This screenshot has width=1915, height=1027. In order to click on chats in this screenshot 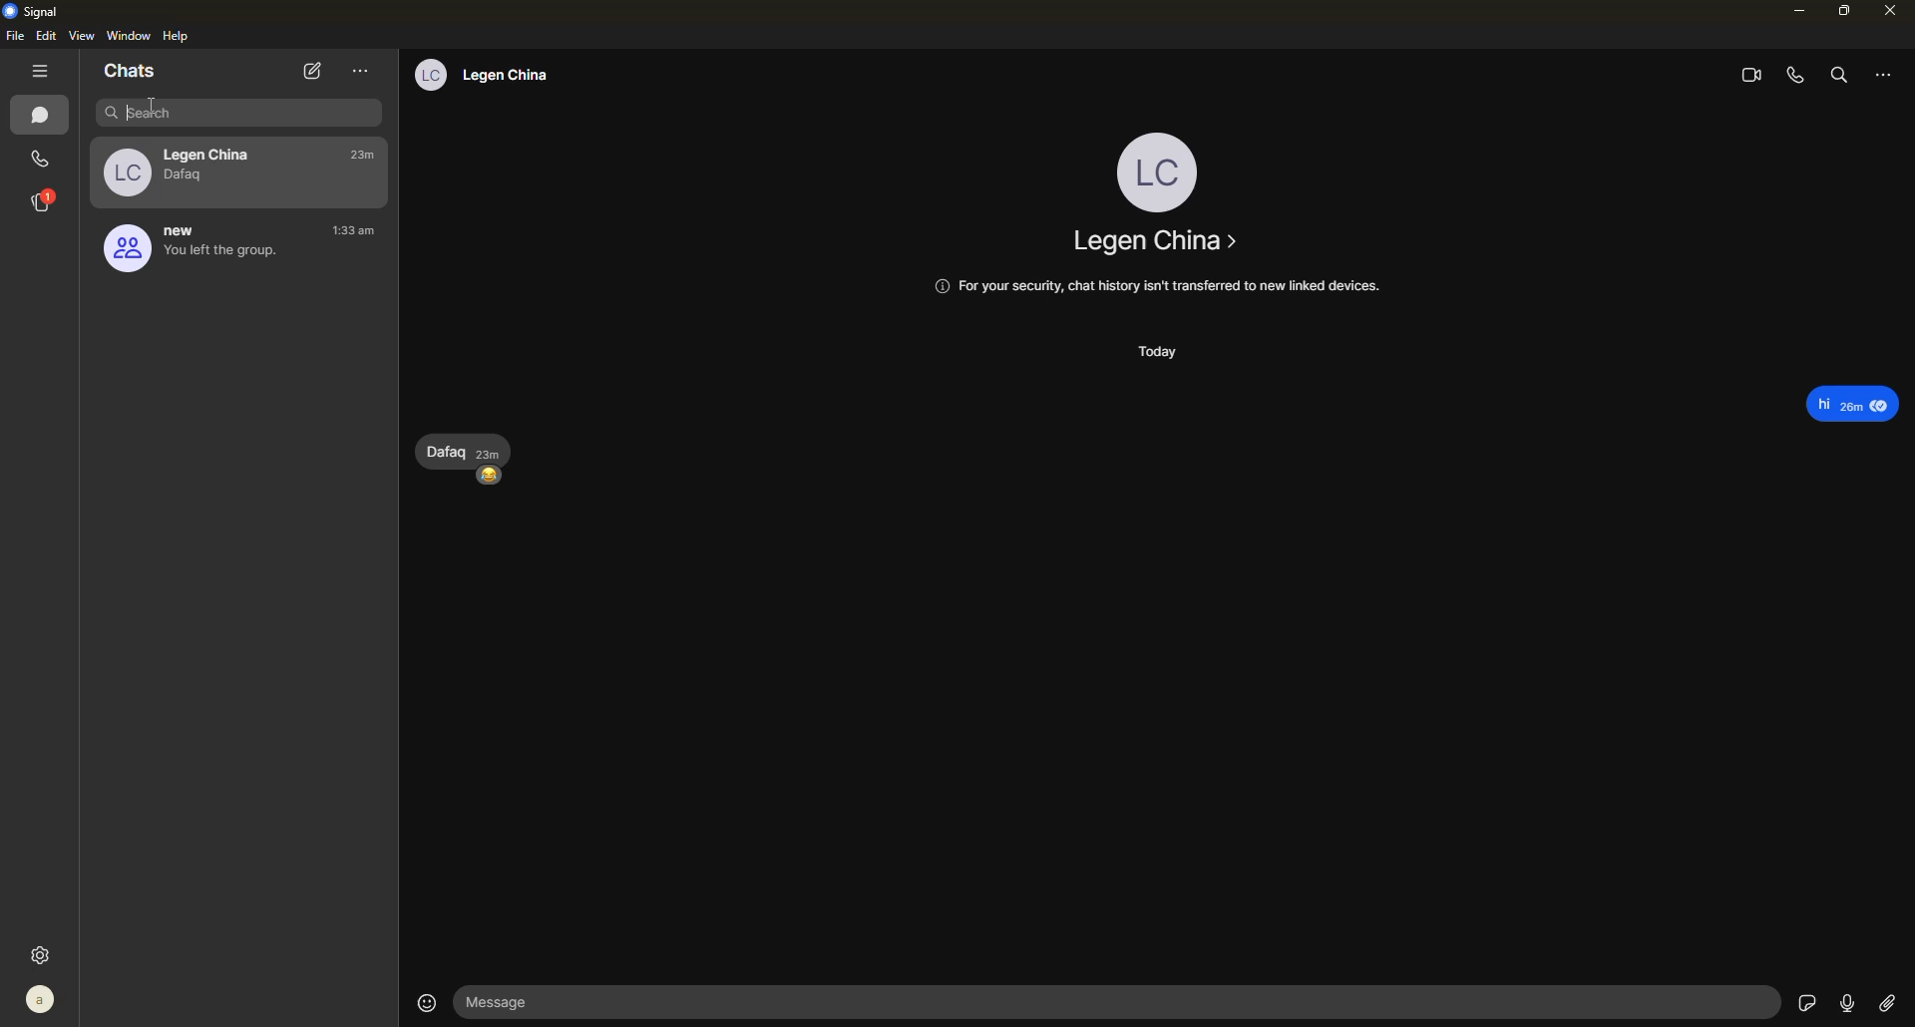, I will do `click(131, 71)`.